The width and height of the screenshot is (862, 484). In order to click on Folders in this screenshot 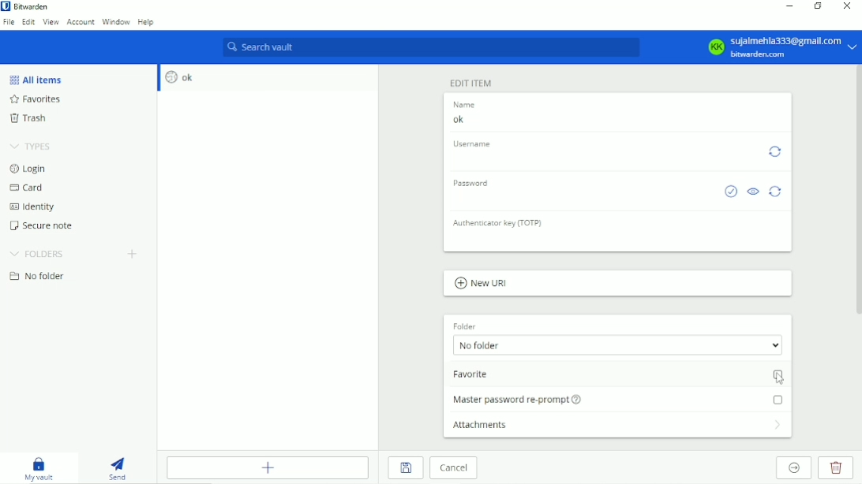, I will do `click(38, 254)`.